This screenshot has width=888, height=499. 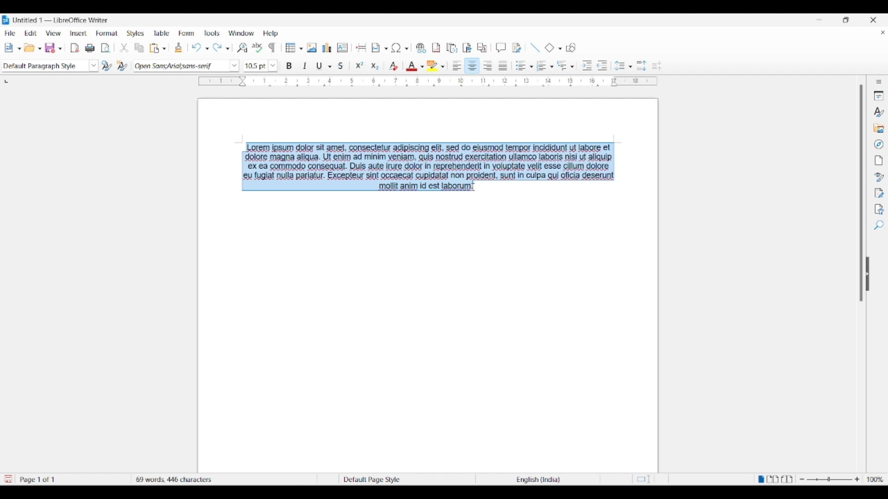 I want to click on Insert line, so click(x=535, y=48).